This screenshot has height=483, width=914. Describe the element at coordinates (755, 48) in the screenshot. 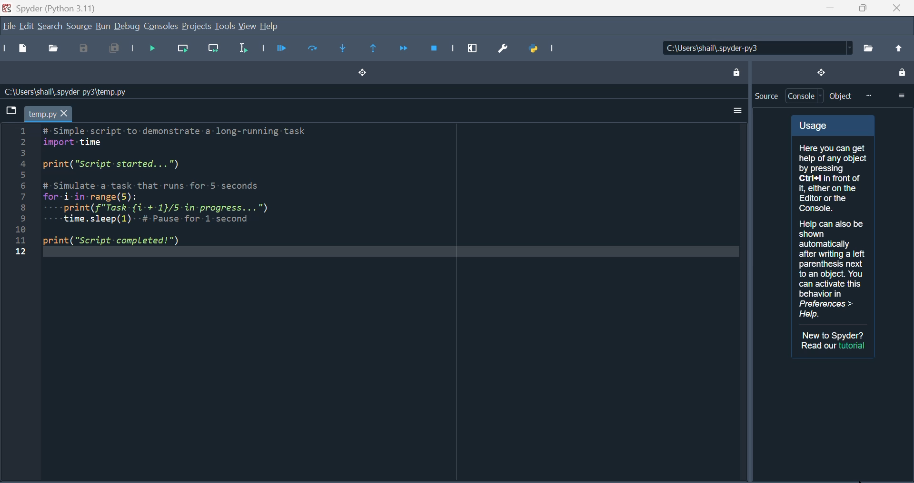

I see `C:\Users\shail\.spyder-py3` at that location.